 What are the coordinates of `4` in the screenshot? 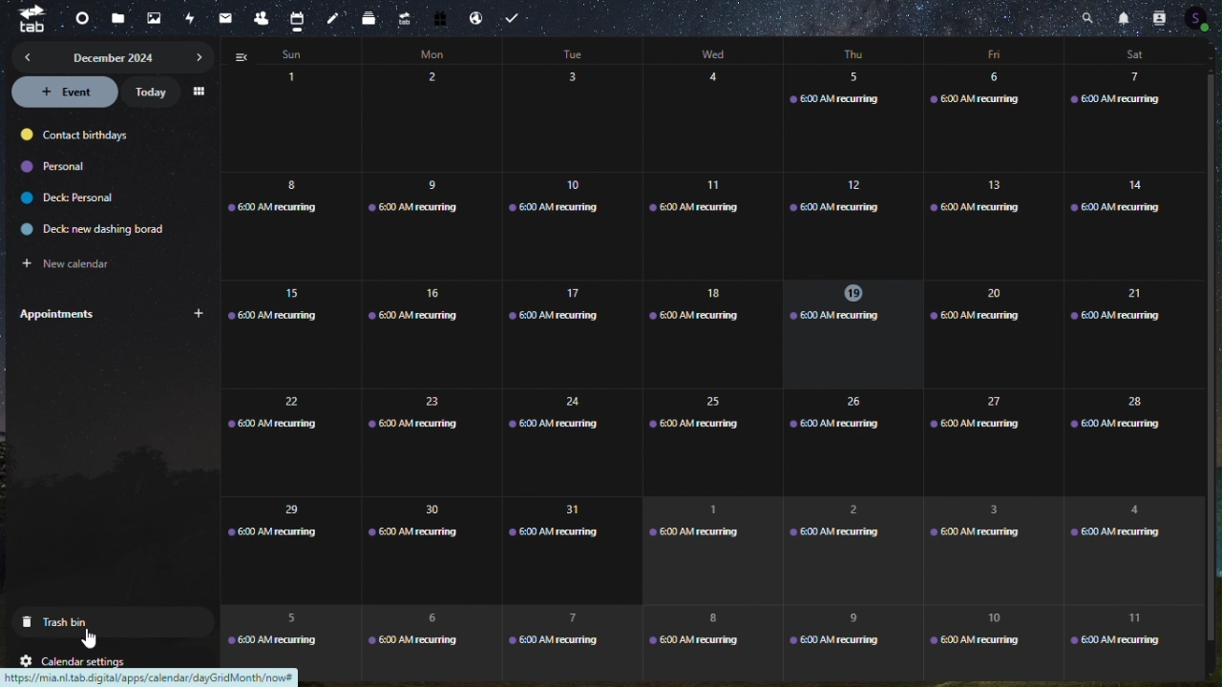 It's located at (725, 117).